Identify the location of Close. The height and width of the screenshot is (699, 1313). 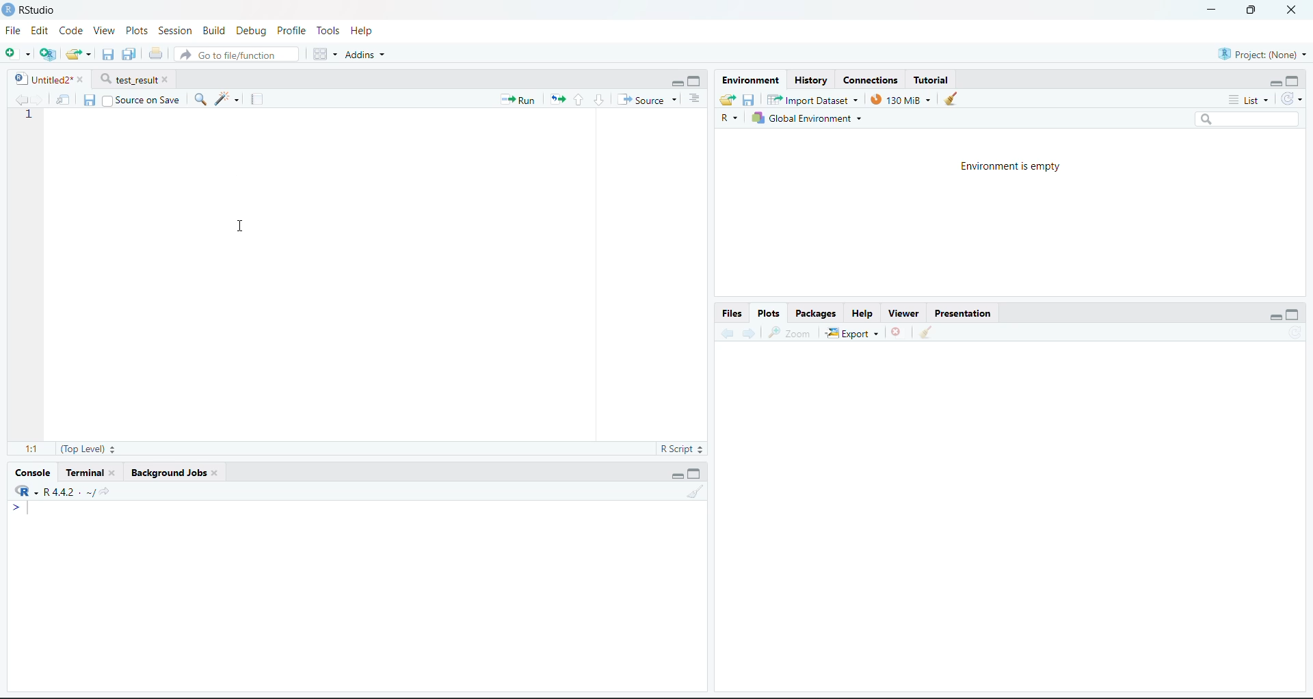
(1288, 12).